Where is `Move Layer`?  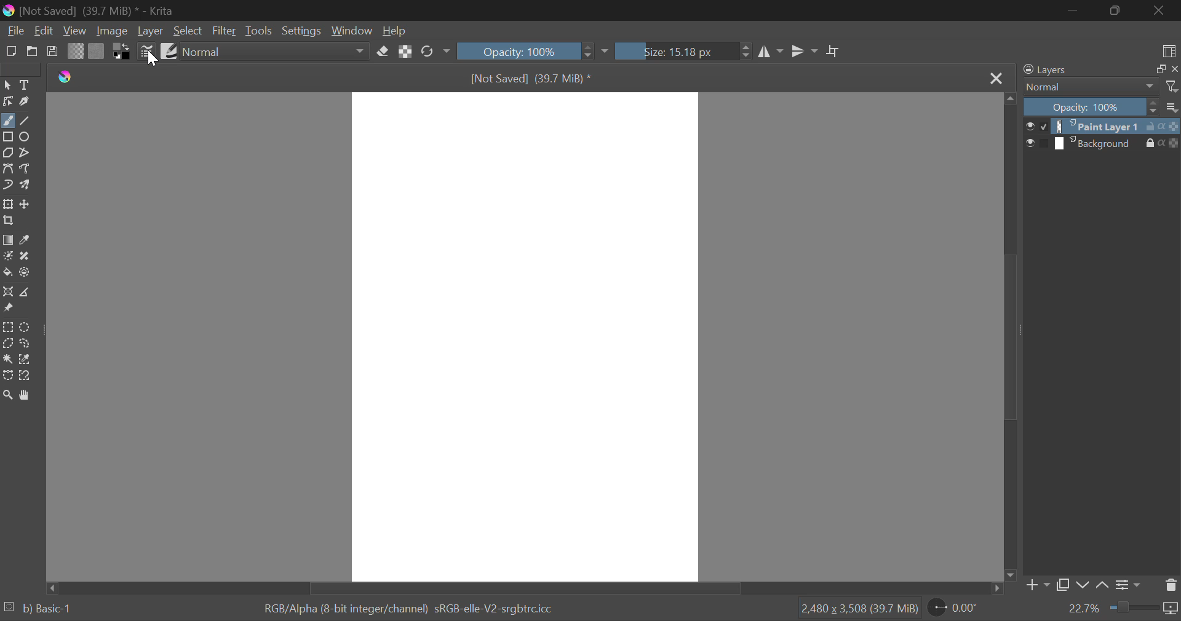
Move Layer is located at coordinates (26, 204).